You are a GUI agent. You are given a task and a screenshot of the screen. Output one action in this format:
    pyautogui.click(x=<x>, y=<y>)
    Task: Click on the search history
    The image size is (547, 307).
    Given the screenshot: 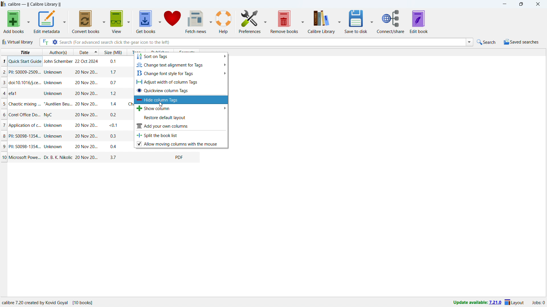 What is the action you would take?
    pyautogui.click(x=470, y=42)
    